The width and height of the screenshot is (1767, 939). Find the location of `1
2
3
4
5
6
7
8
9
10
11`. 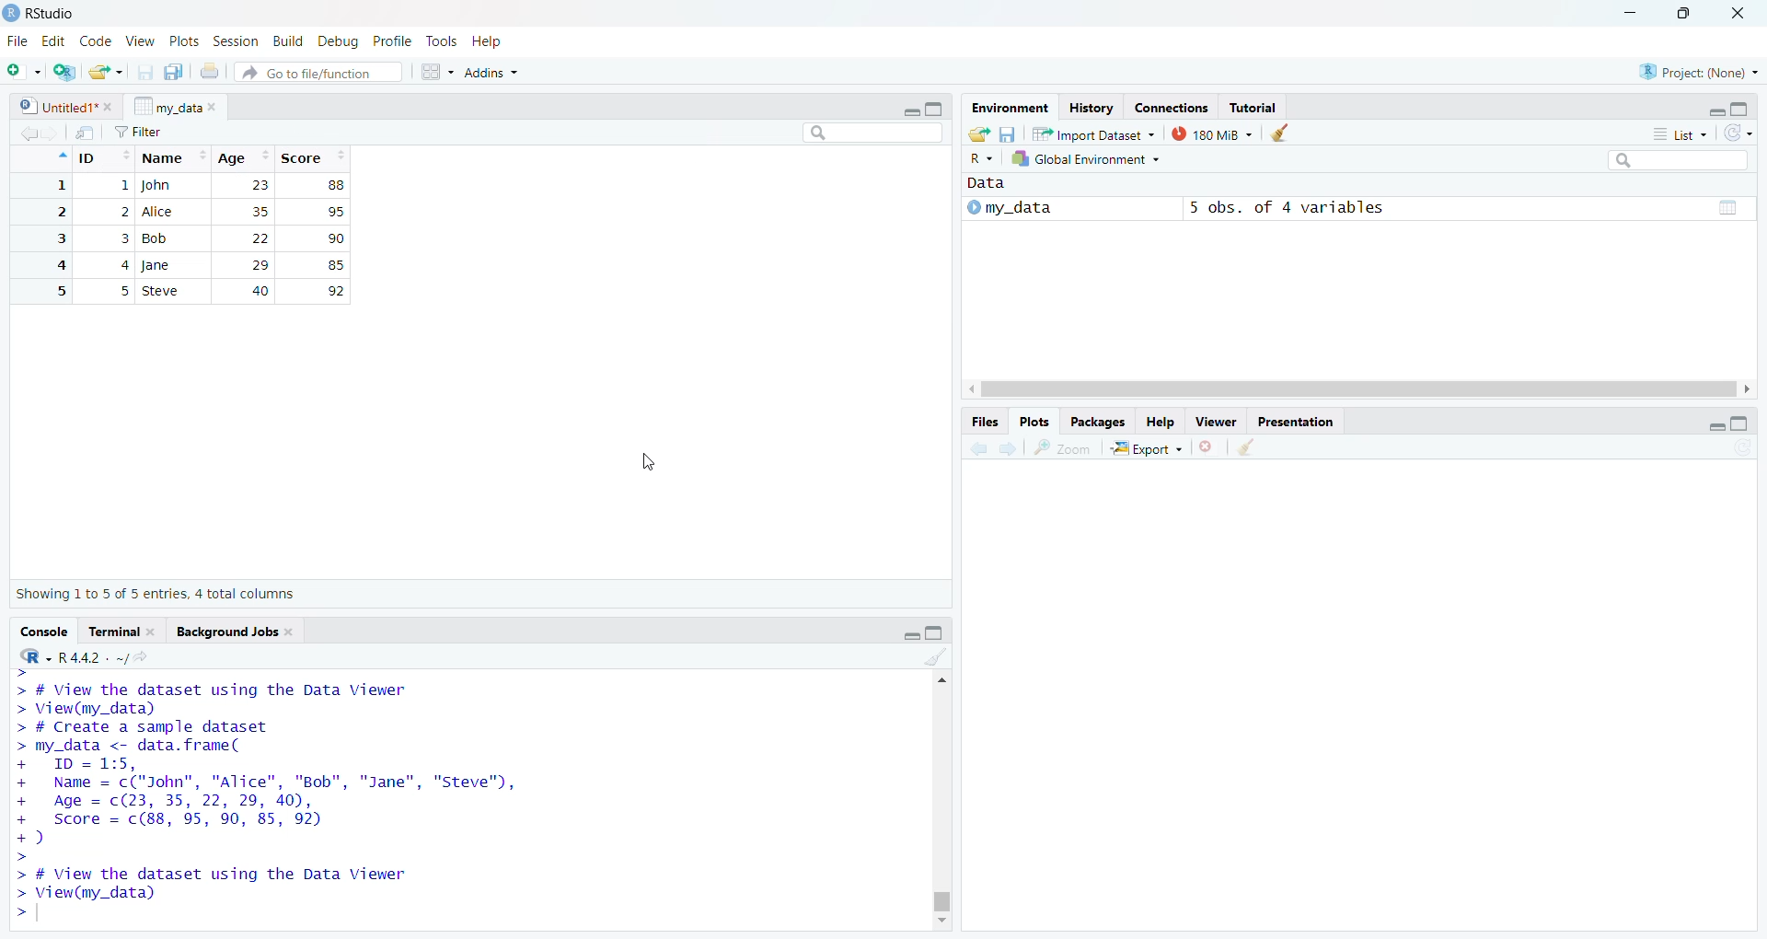

1
2
3
4
5
6
7
8
9
10
11 is located at coordinates (61, 229).